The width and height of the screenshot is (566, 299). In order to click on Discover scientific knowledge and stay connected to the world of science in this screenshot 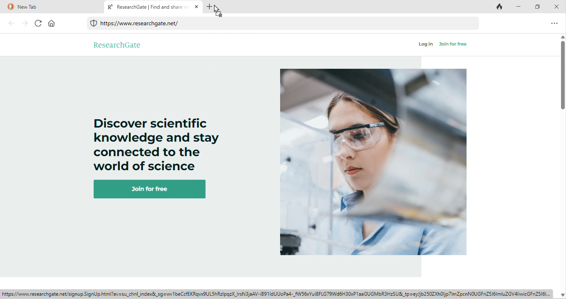, I will do `click(156, 140)`.